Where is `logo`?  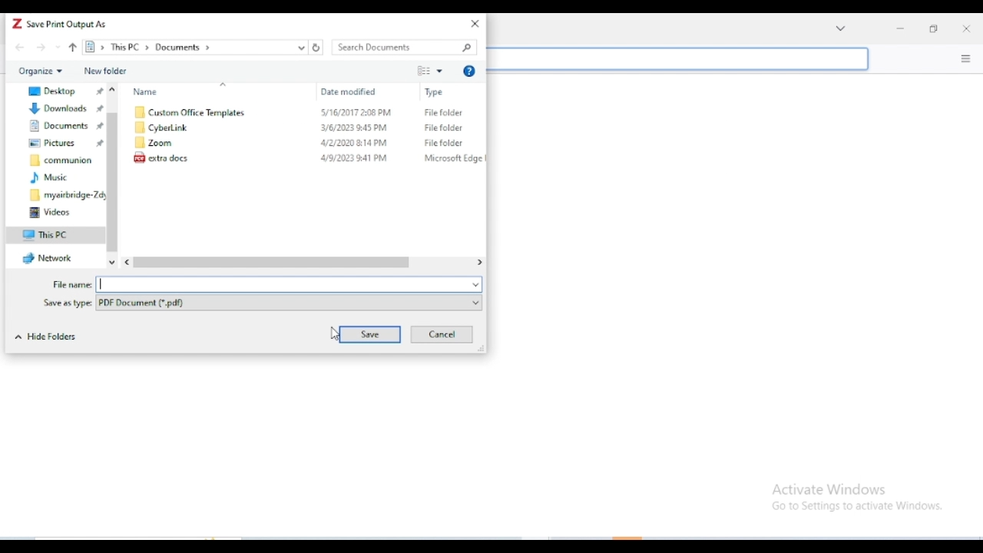
logo is located at coordinates (17, 23).